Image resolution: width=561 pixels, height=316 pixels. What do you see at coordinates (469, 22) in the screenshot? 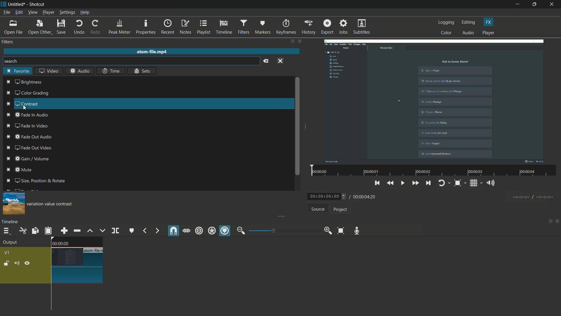
I see `editing` at bounding box center [469, 22].